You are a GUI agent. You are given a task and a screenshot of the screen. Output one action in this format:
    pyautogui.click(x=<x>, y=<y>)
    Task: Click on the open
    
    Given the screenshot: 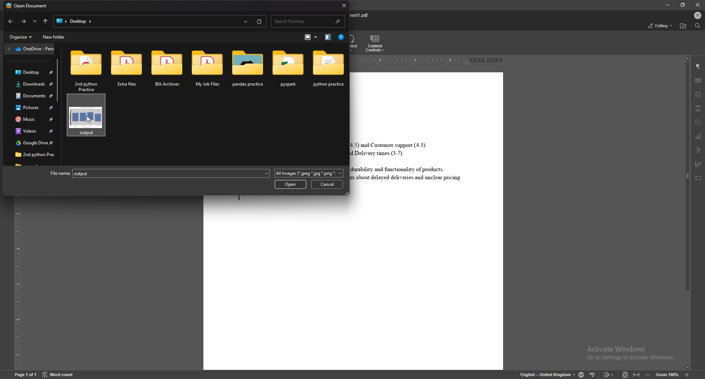 What is the action you would take?
    pyautogui.click(x=290, y=185)
    